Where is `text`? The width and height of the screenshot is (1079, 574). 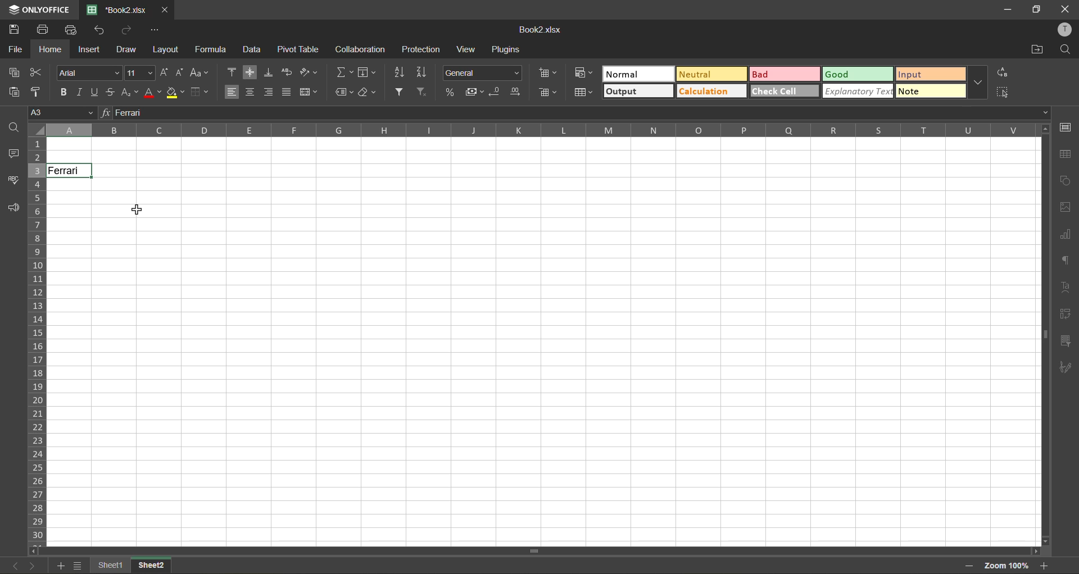
text is located at coordinates (1063, 286).